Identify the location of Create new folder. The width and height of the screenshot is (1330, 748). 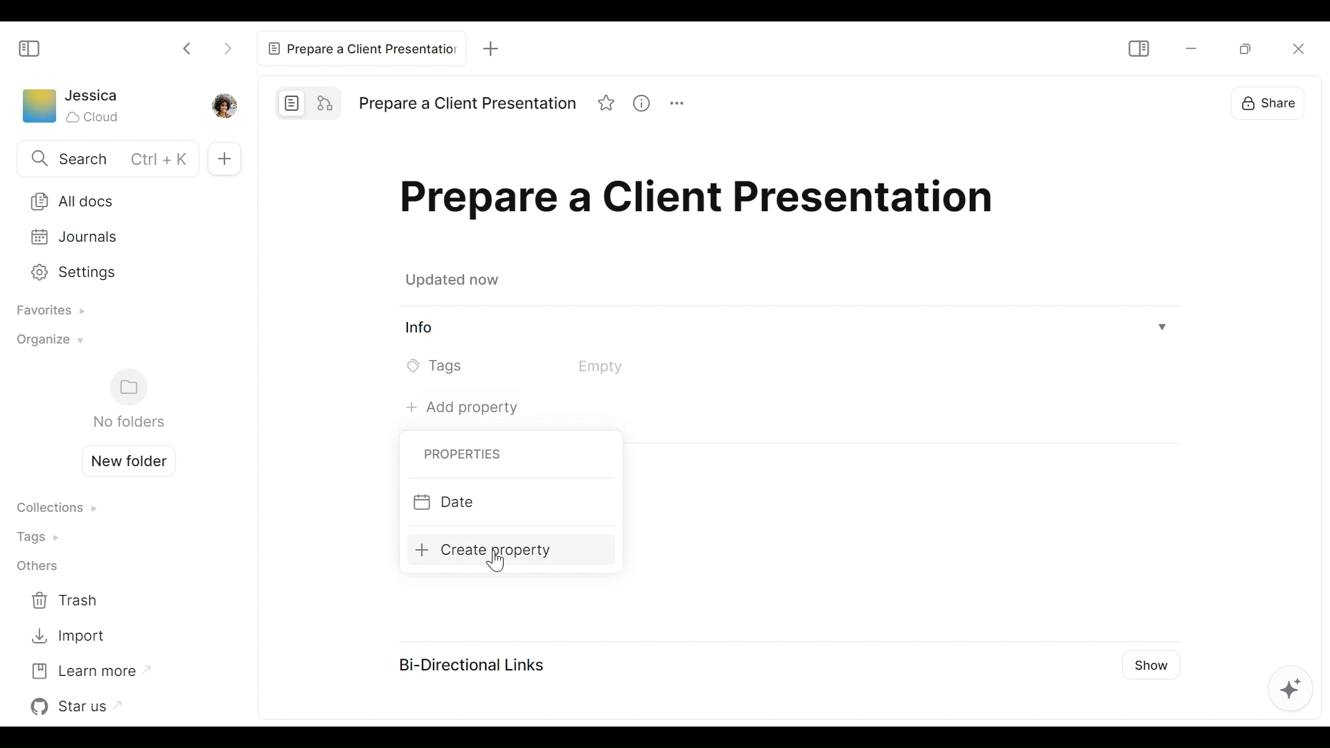
(123, 459).